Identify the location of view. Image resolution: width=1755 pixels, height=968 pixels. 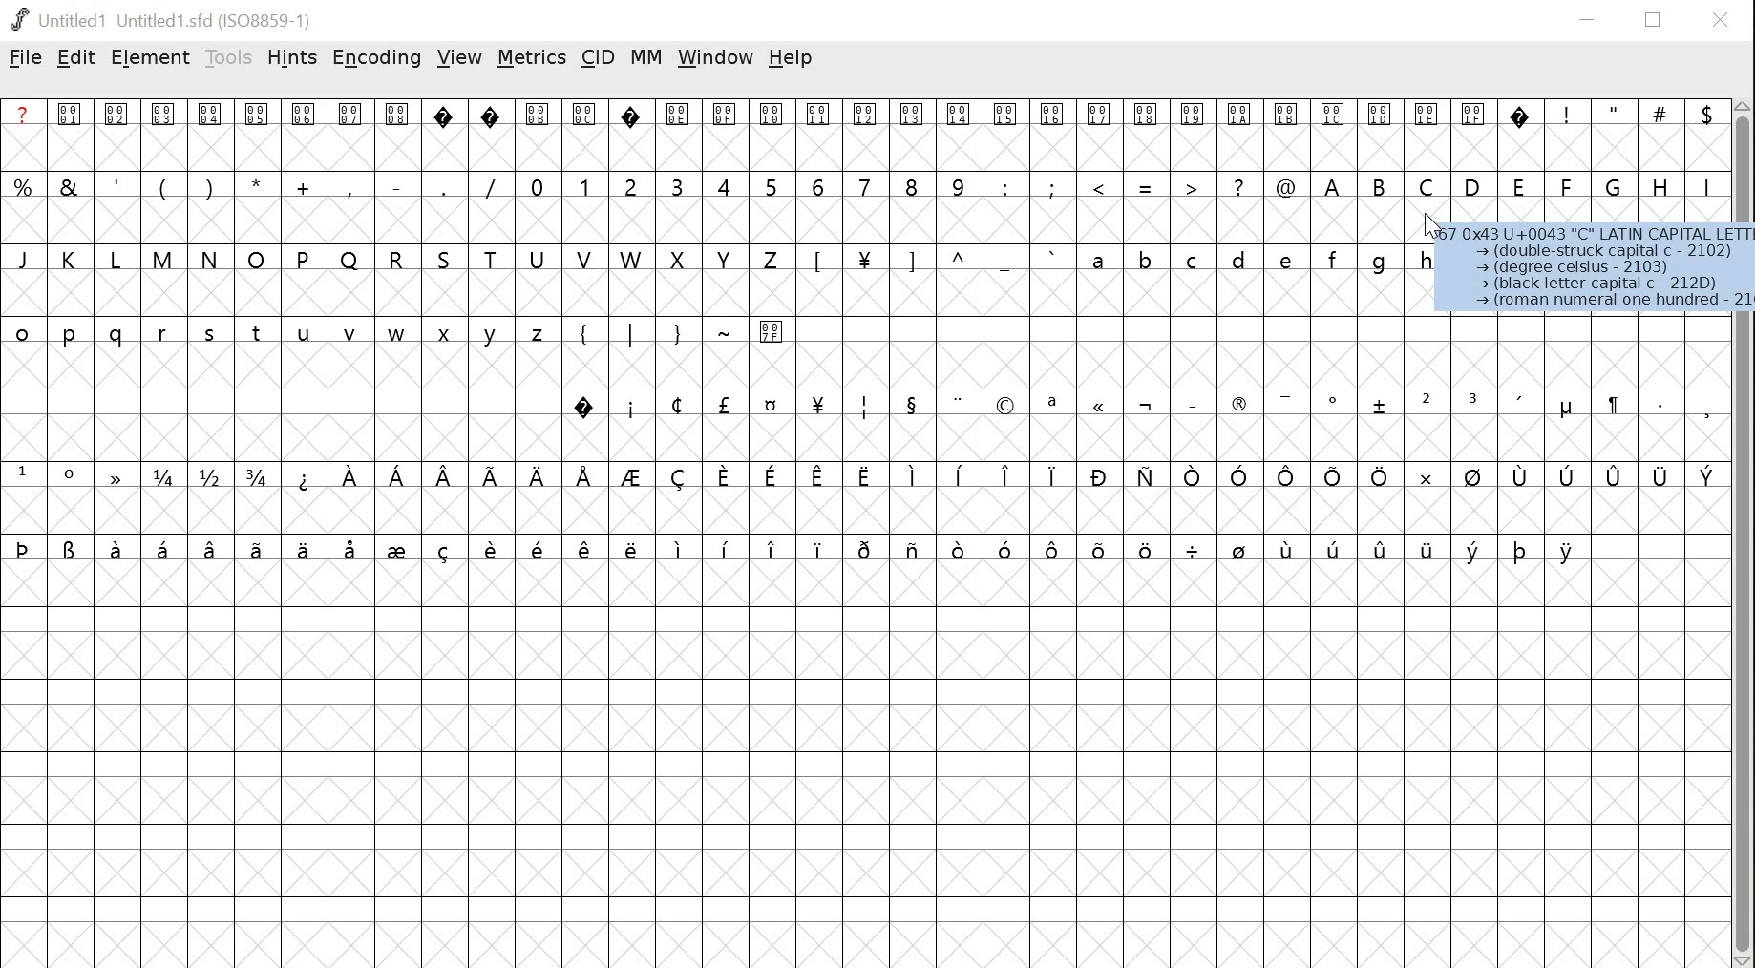
(458, 56).